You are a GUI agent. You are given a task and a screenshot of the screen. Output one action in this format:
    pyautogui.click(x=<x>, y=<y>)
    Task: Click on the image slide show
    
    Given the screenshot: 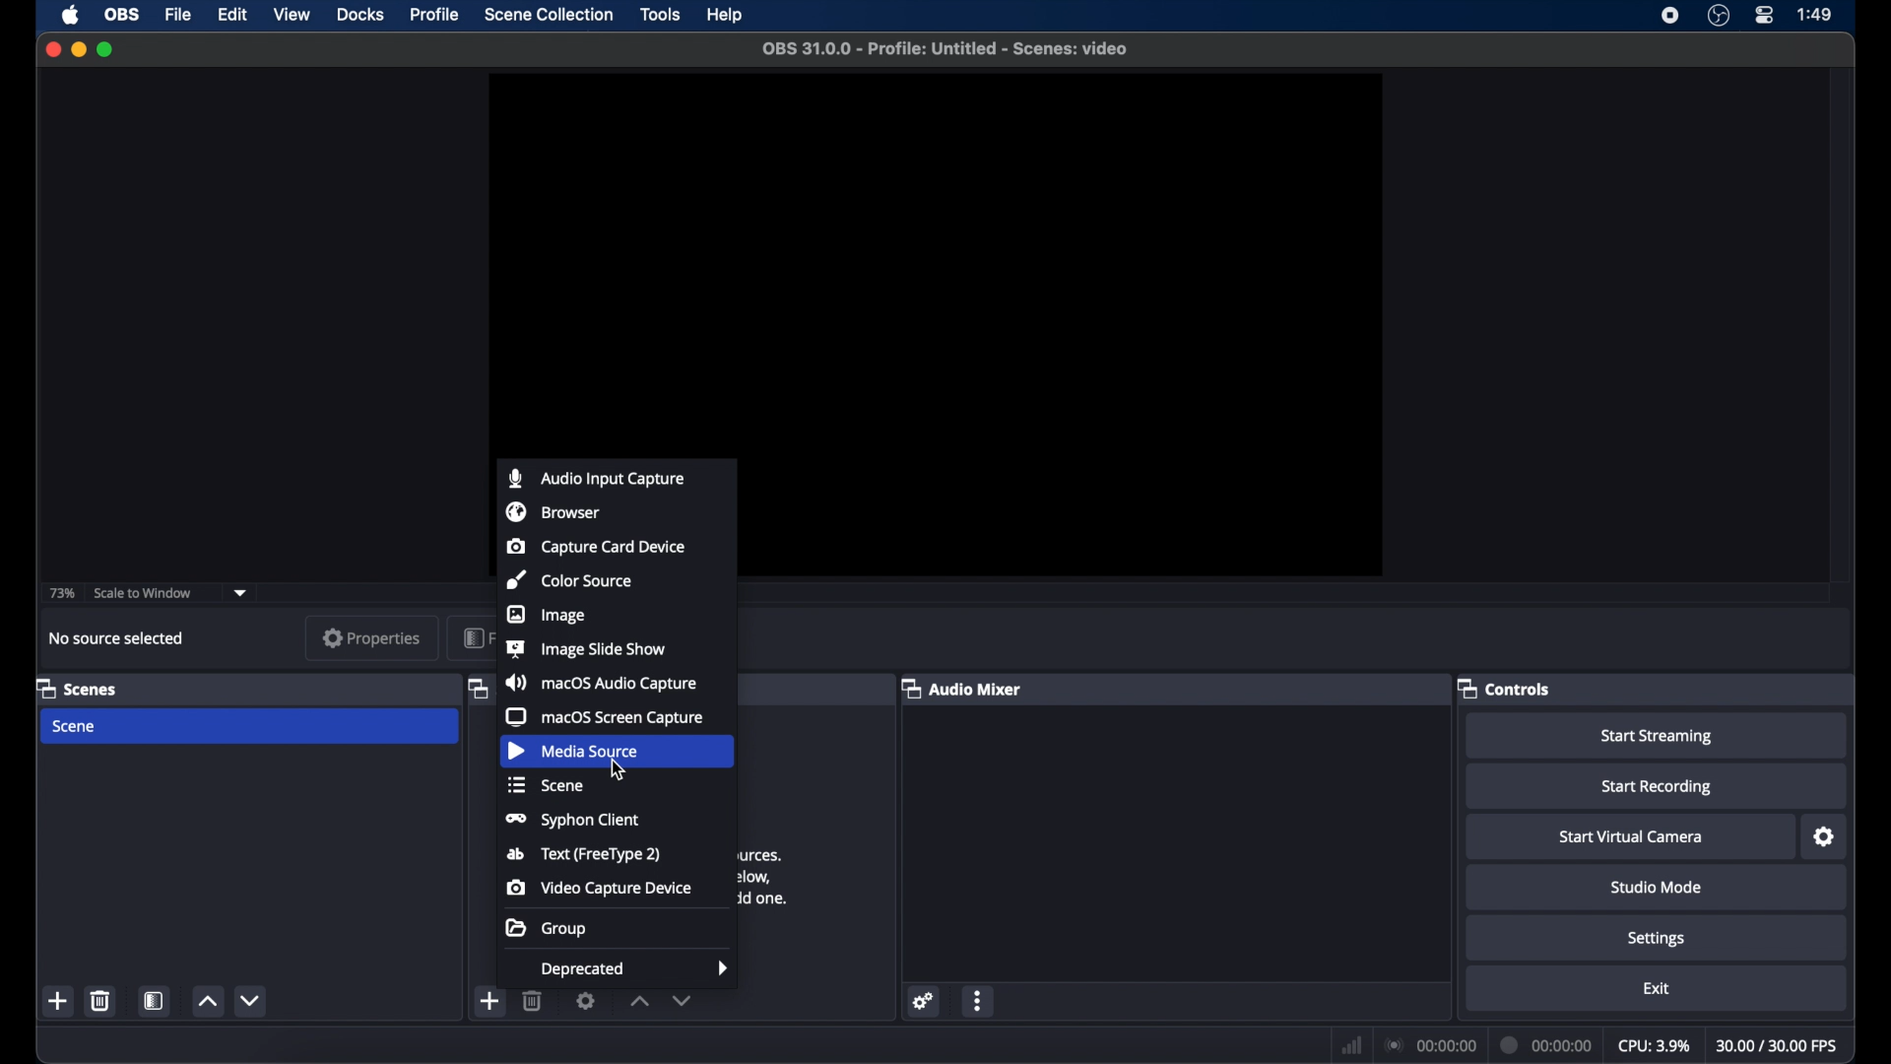 What is the action you would take?
    pyautogui.click(x=587, y=649)
    